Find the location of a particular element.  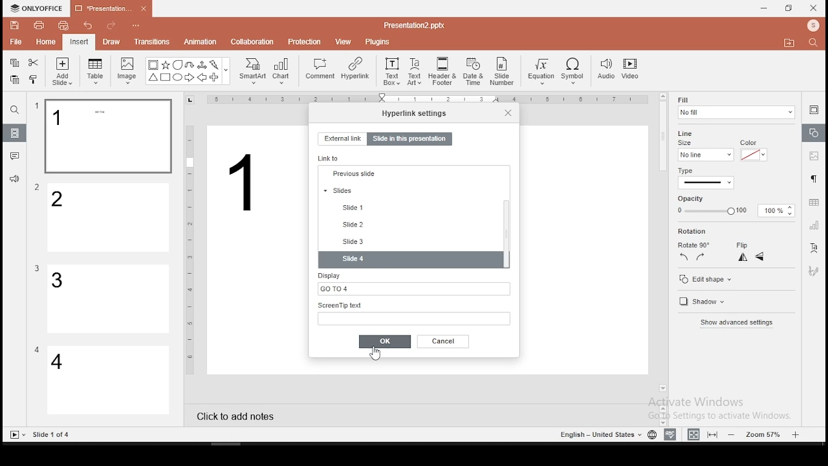

Slide is located at coordinates (15, 435).